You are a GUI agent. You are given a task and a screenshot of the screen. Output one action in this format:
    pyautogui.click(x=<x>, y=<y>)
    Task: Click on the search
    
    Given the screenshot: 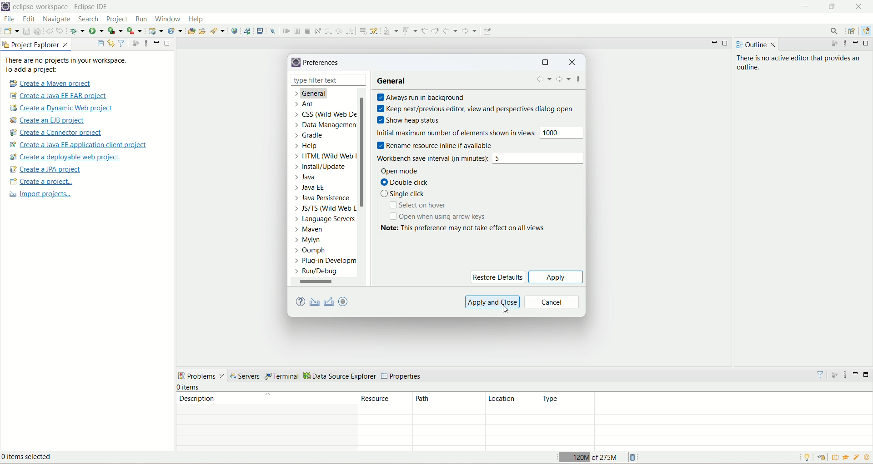 What is the action you would take?
    pyautogui.click(x=218, y=31)
    